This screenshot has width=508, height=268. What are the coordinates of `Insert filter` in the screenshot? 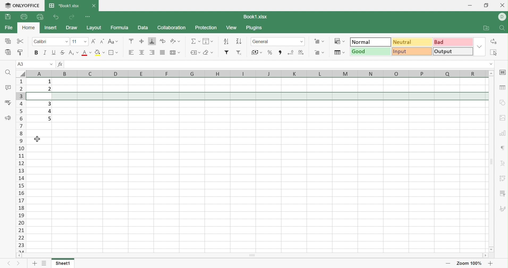 It's located at (226, 53).